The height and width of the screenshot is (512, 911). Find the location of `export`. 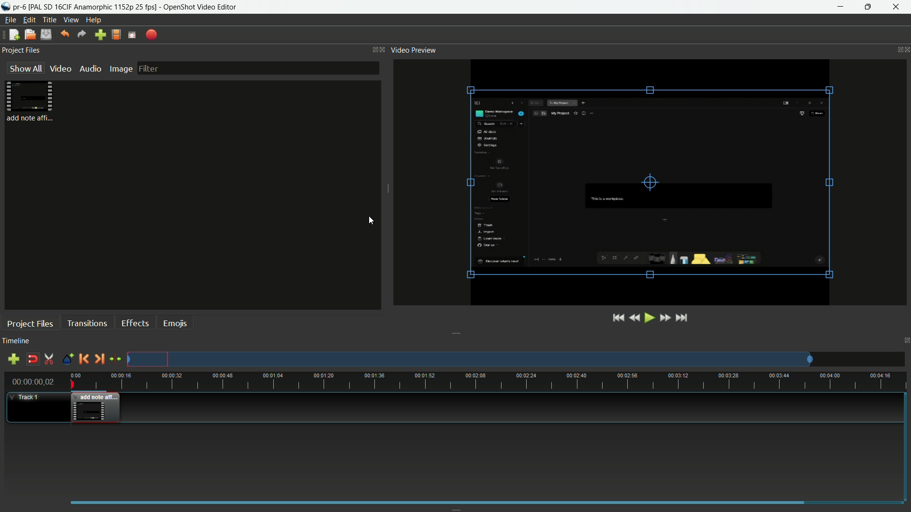

export is located at coordinates (152, 36).